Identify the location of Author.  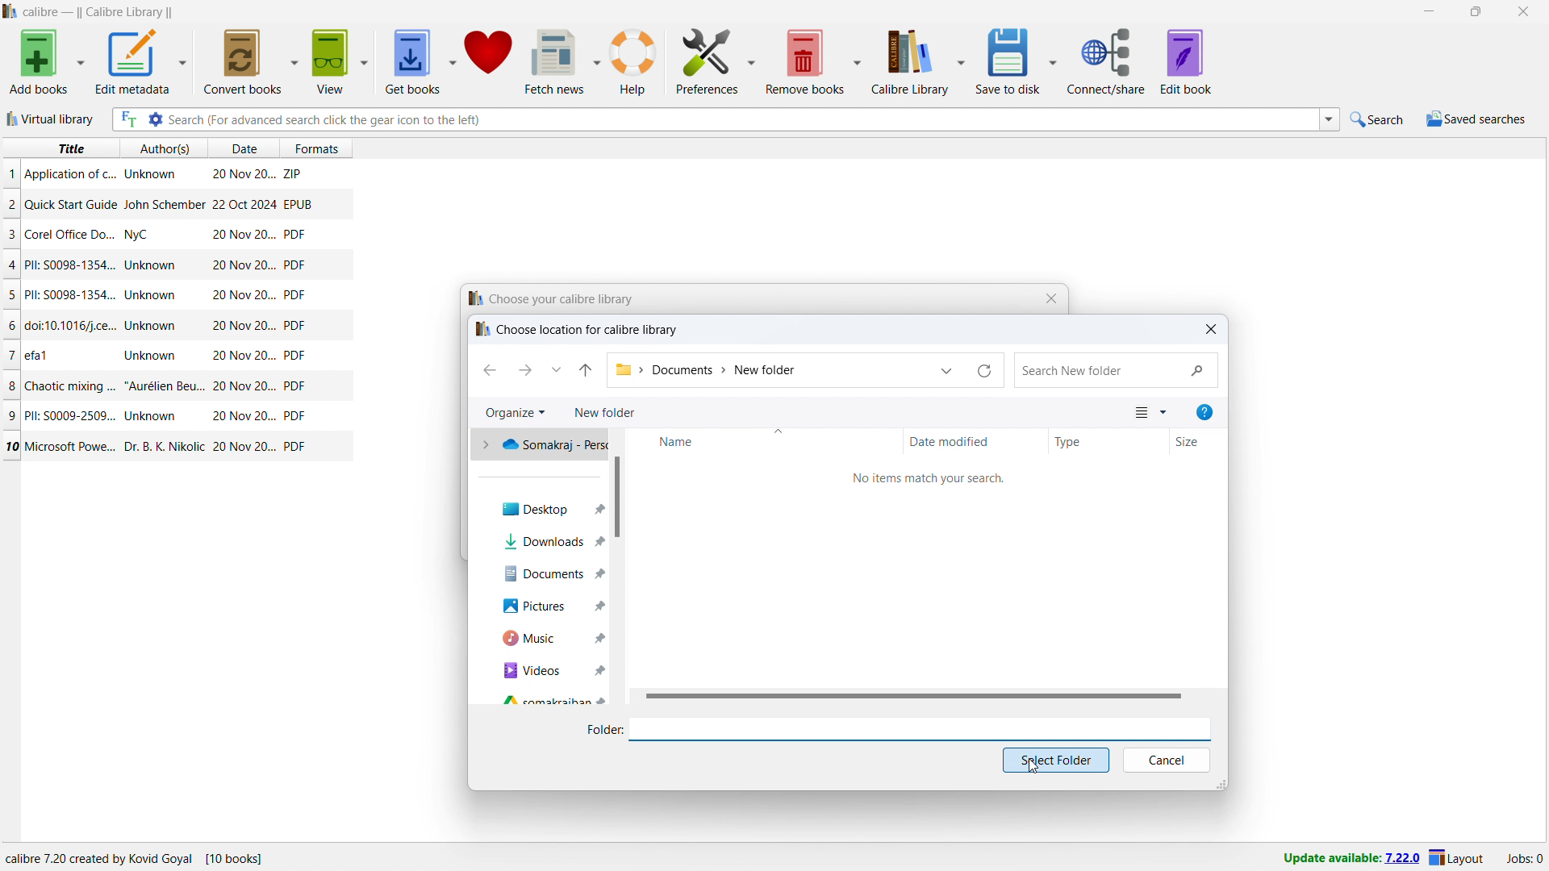
(150, 354).